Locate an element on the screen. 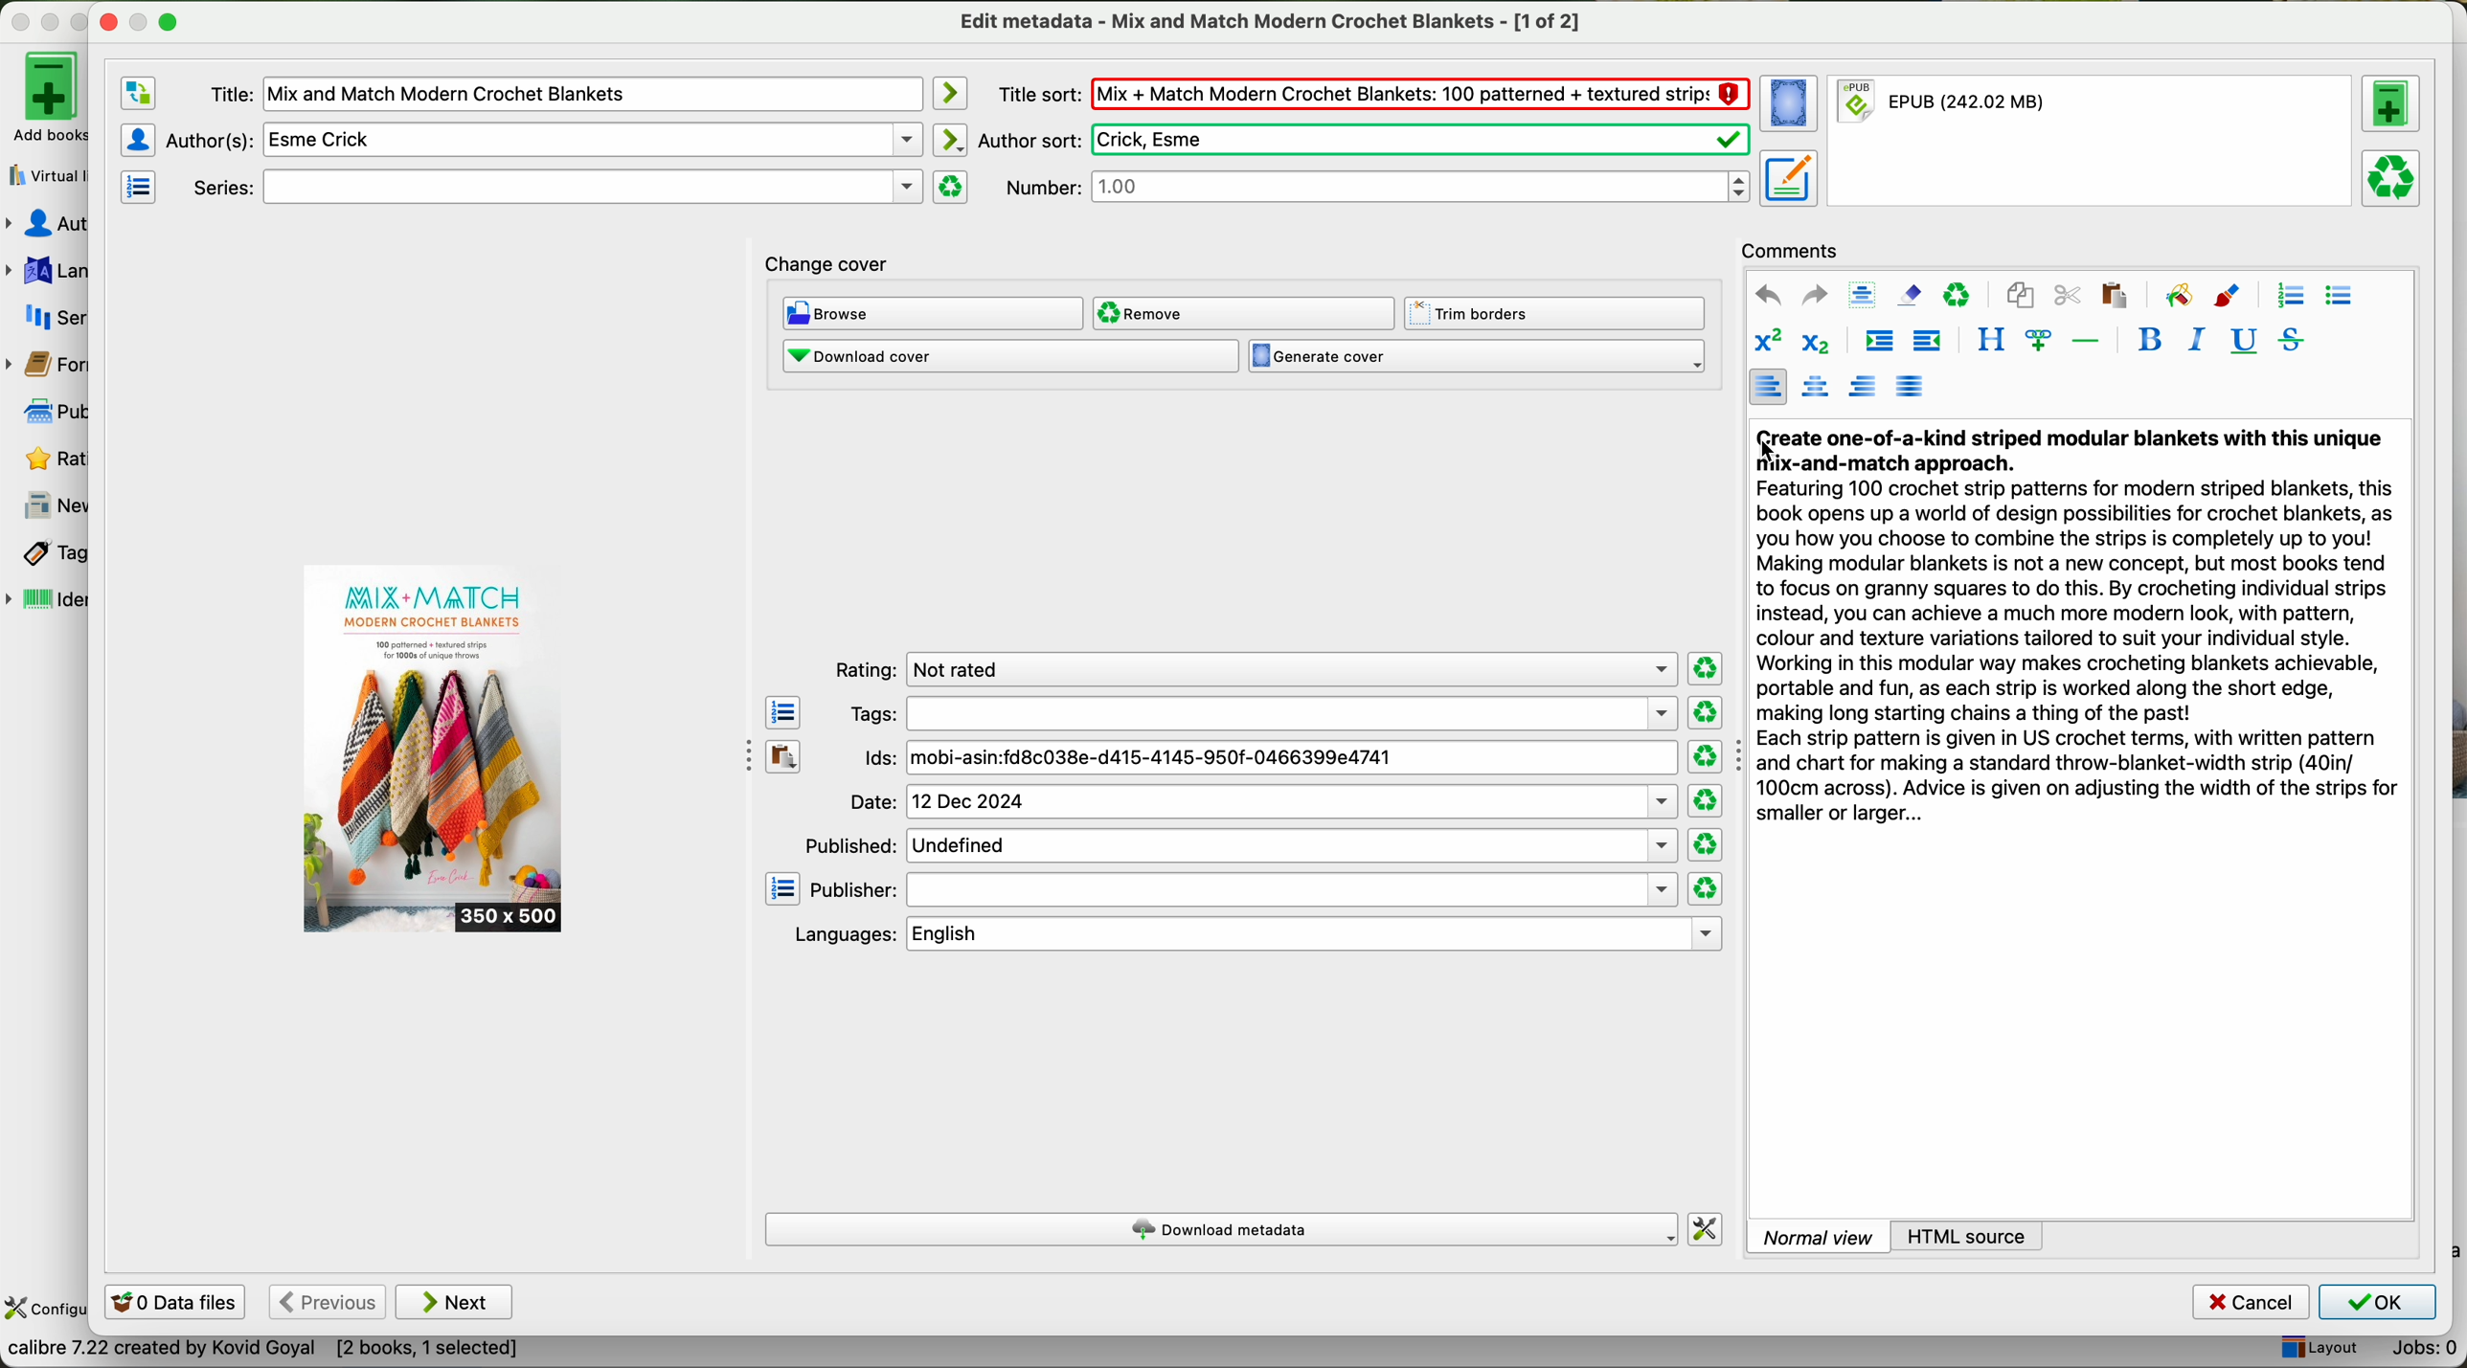 The width and height of the screenshot is (2467, 1368). clear rating is located at coordinates (1705, 757).